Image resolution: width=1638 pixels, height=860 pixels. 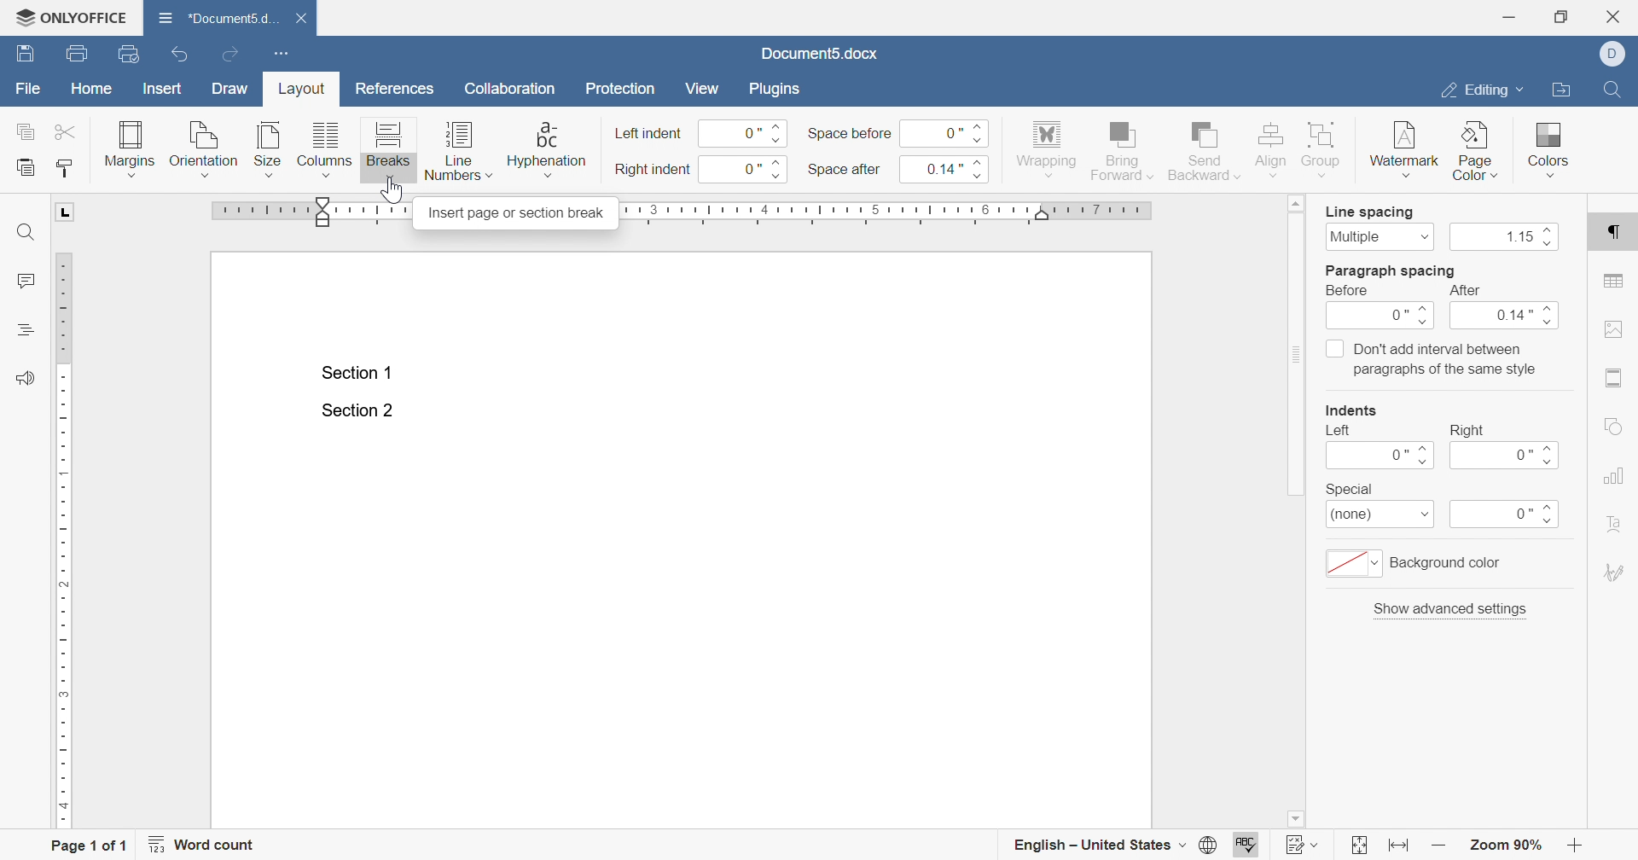 What do you see at coordinates (653, 170) in the screenshot?
I see `right indent` at bounding box center [653, 170].